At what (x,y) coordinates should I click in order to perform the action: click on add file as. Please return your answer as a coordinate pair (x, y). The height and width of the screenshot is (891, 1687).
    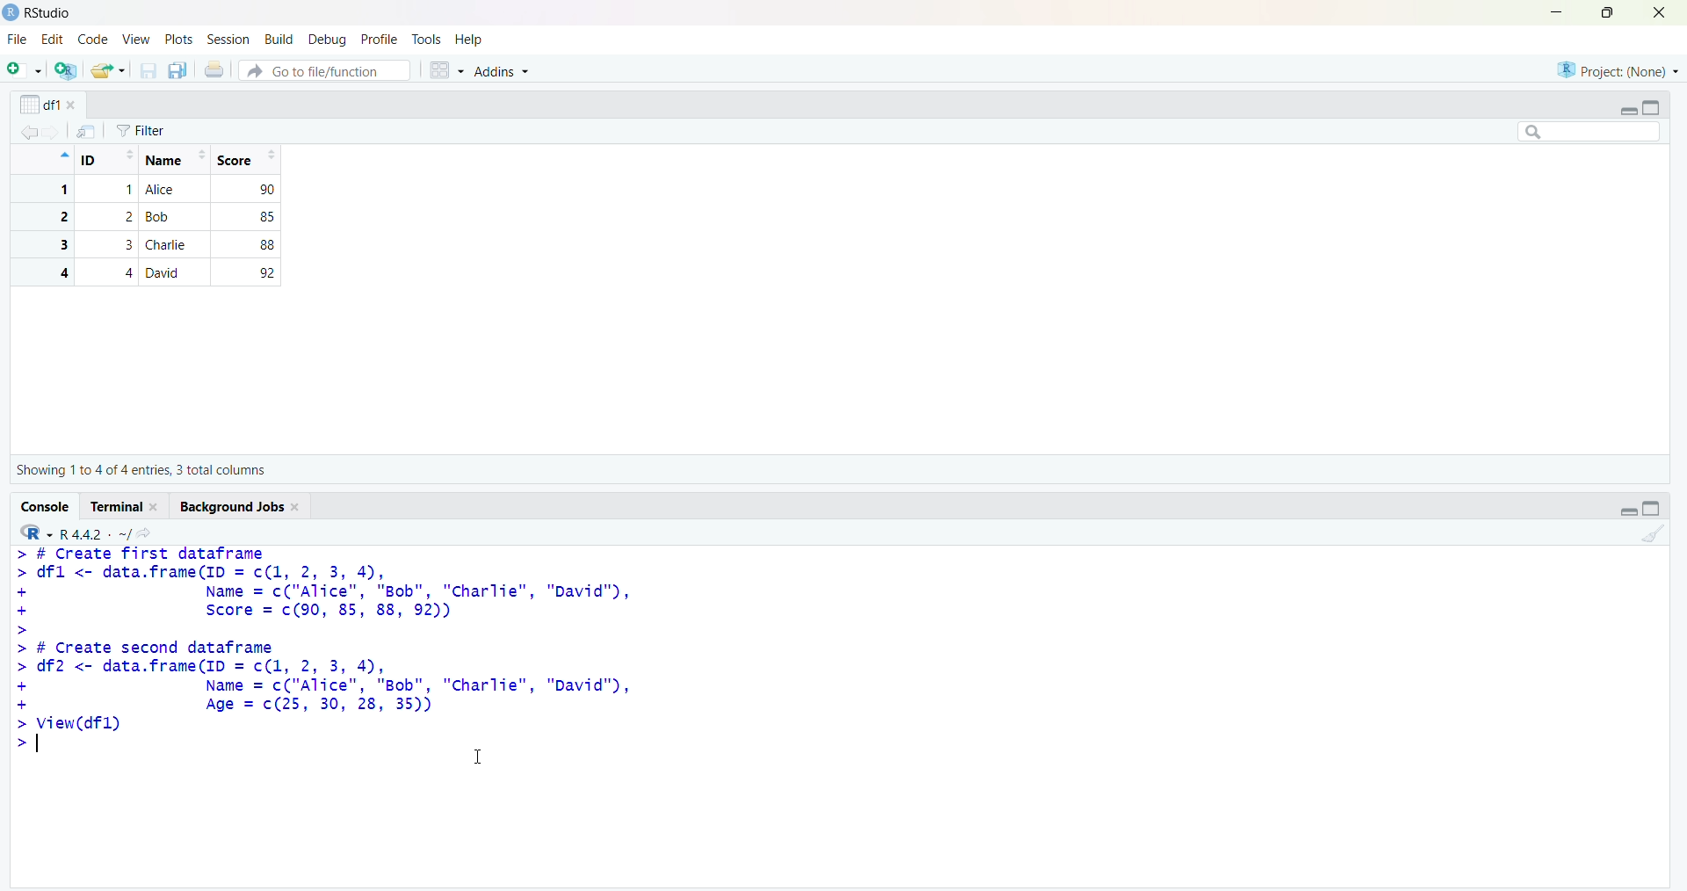
    Looking at the image, I should click on (28, 69).